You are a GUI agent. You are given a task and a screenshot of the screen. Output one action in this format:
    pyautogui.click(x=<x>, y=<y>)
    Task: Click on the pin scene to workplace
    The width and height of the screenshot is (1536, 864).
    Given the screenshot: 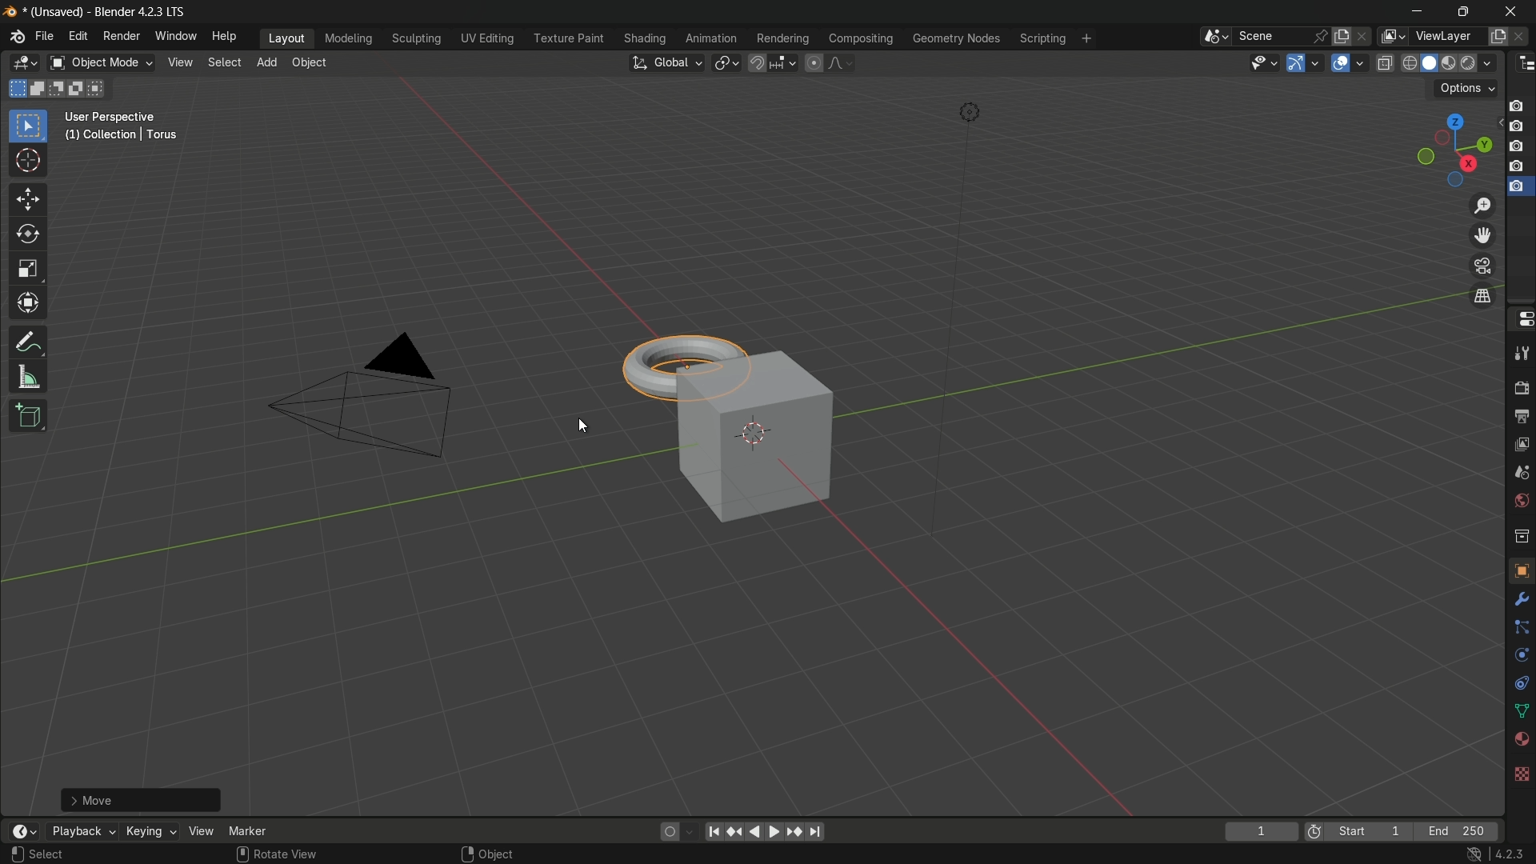 What is the action you would take?
    pyautogui.click(x=1321, y=36)
    